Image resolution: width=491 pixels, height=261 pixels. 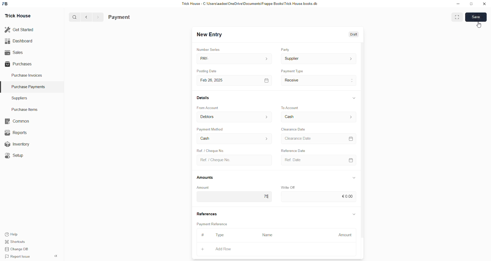 I want to click on Reports, so click(x=16, y=132).